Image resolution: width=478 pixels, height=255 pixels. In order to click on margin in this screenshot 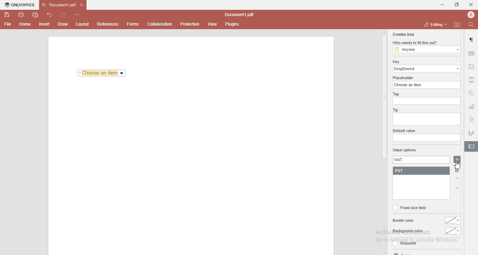, I will do `click(472, 79)`.